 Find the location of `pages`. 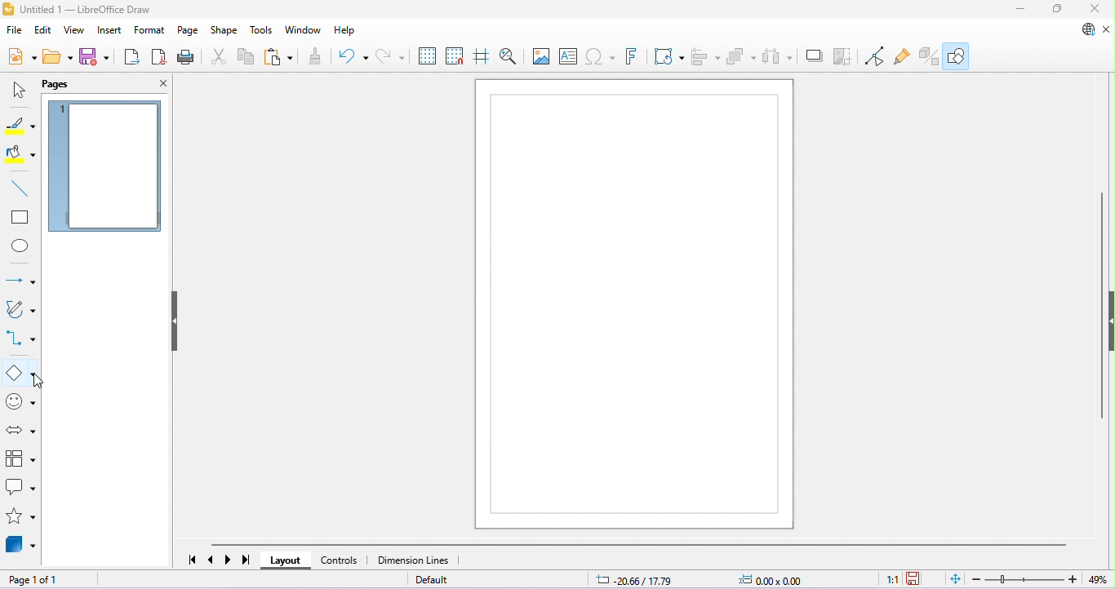

pages is located at coordinates (56, 85).